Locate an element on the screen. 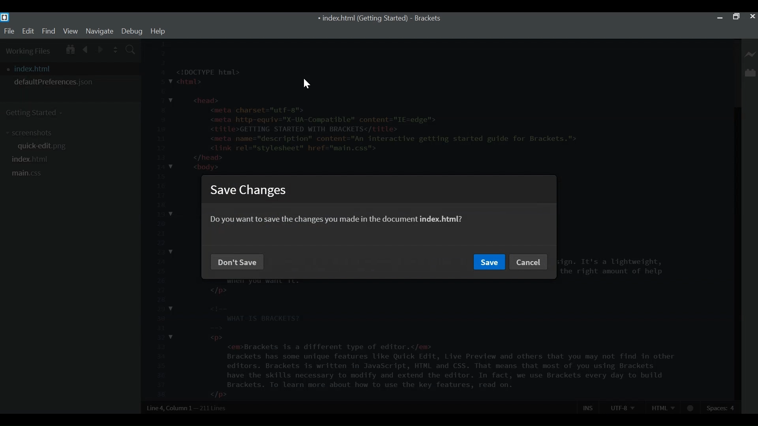 Image resolution: width=758 pixels, height=426 pixels. UTF-8 is located at coordinates (622, 407).